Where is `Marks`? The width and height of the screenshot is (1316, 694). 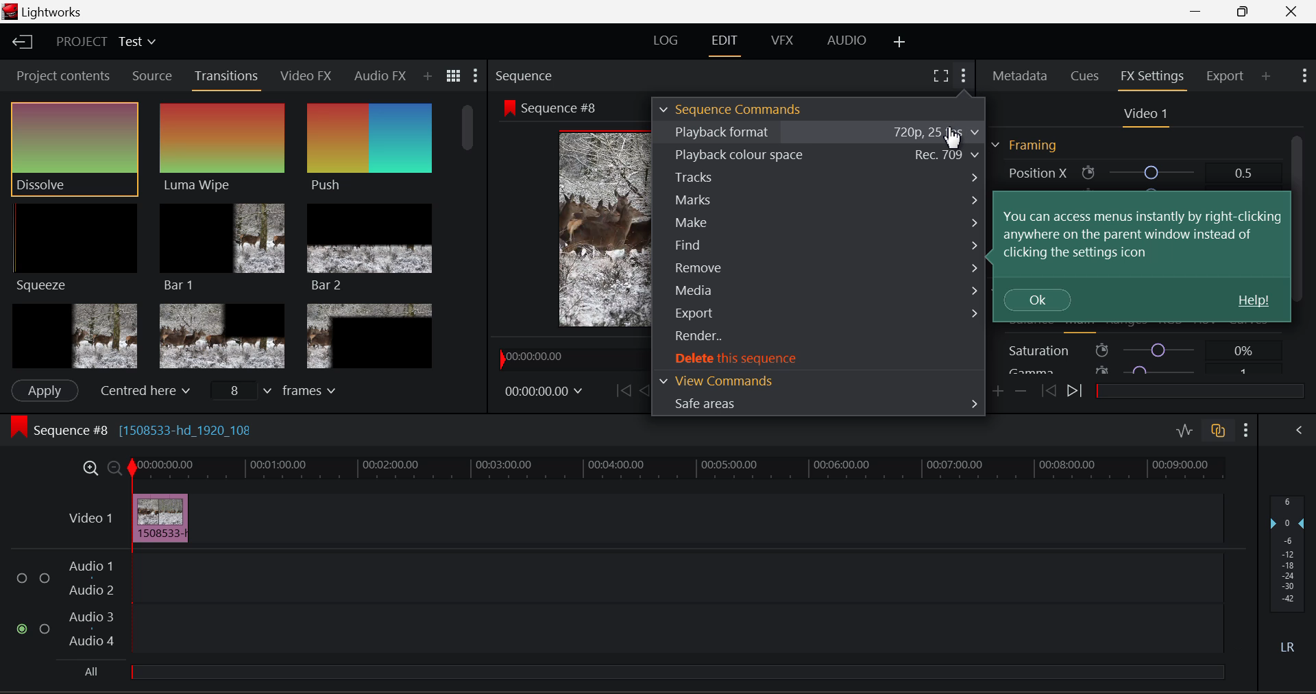 Marks is located at coordinates (816, 201).